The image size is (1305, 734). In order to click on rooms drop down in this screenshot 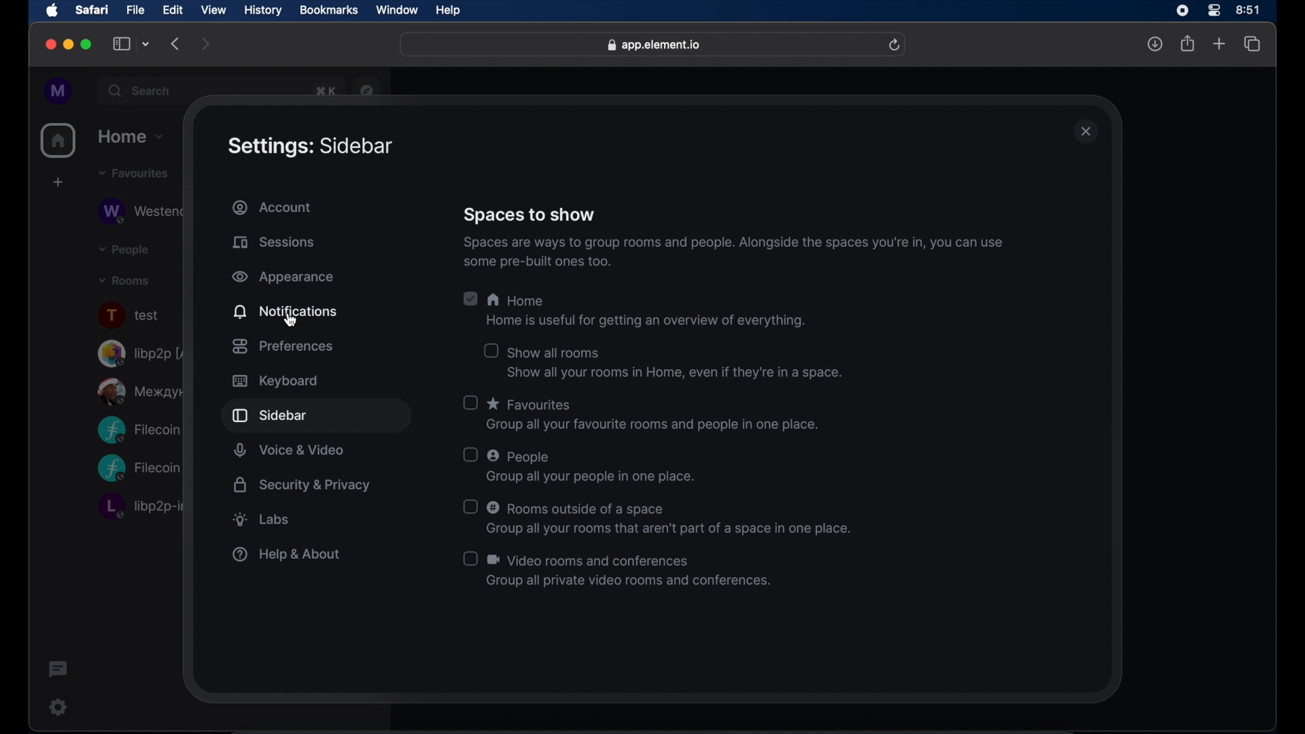, I will do `click(122, 281)`.